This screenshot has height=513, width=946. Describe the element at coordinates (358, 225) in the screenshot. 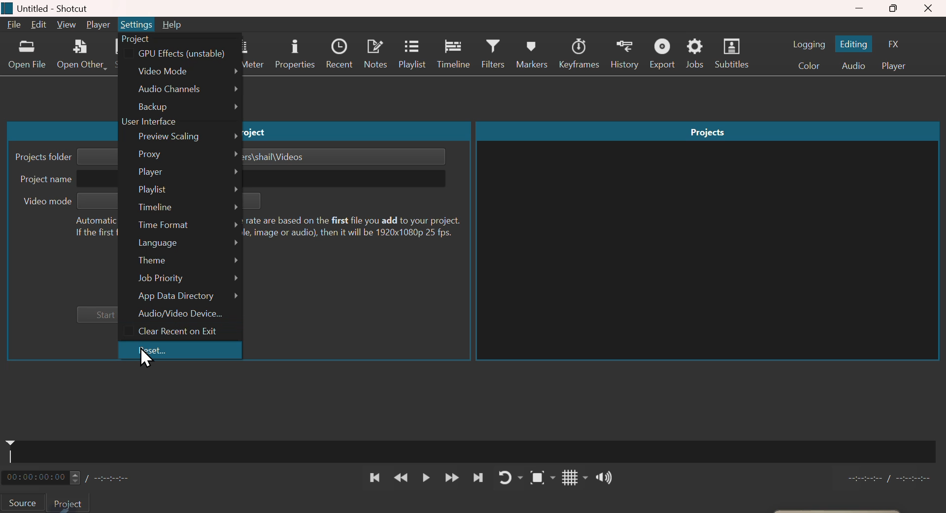

I see `text` at that location.